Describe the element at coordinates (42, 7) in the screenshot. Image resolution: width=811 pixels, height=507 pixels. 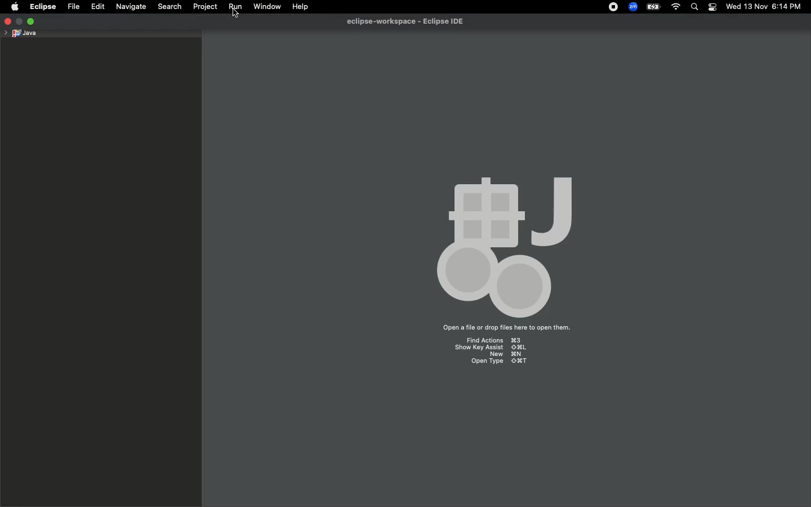
I see `Eclipse` at that location.